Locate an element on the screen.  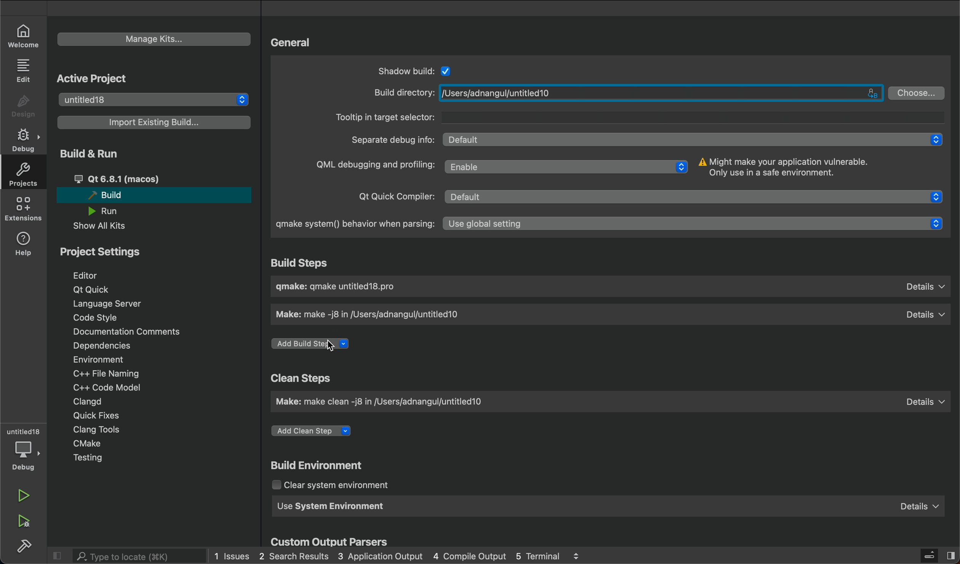
Clean Steps is located at coordinates (302, 378).